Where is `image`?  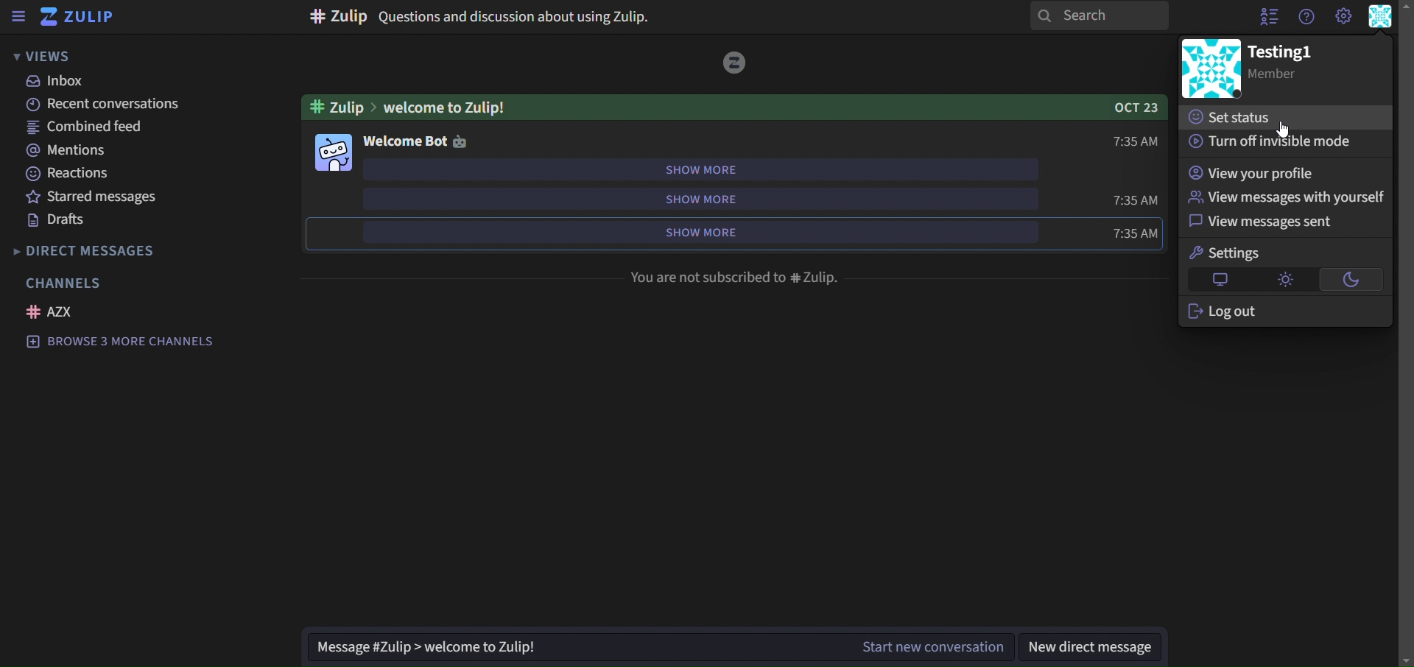
image is located at coordinates (1210, 68).